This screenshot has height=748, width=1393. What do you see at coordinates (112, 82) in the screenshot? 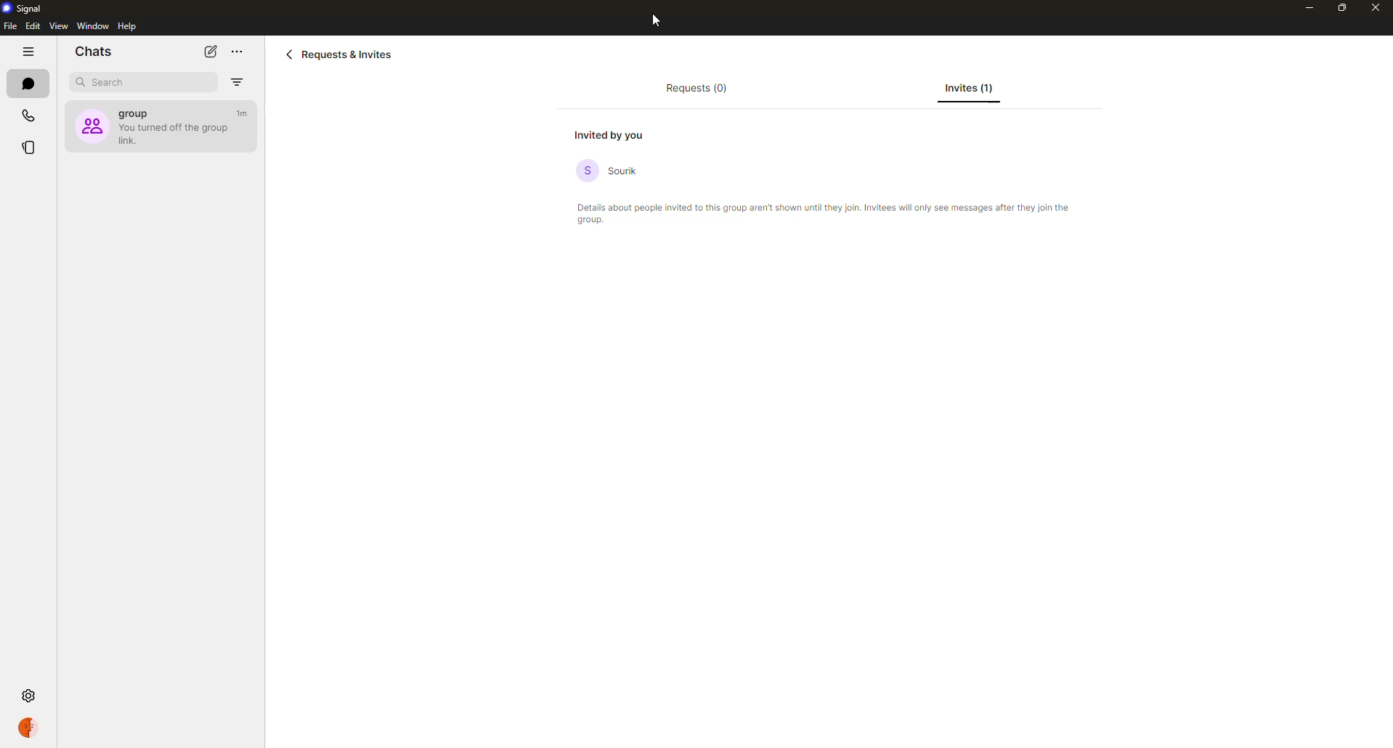
I see `search` at bounding box center [112, 82].